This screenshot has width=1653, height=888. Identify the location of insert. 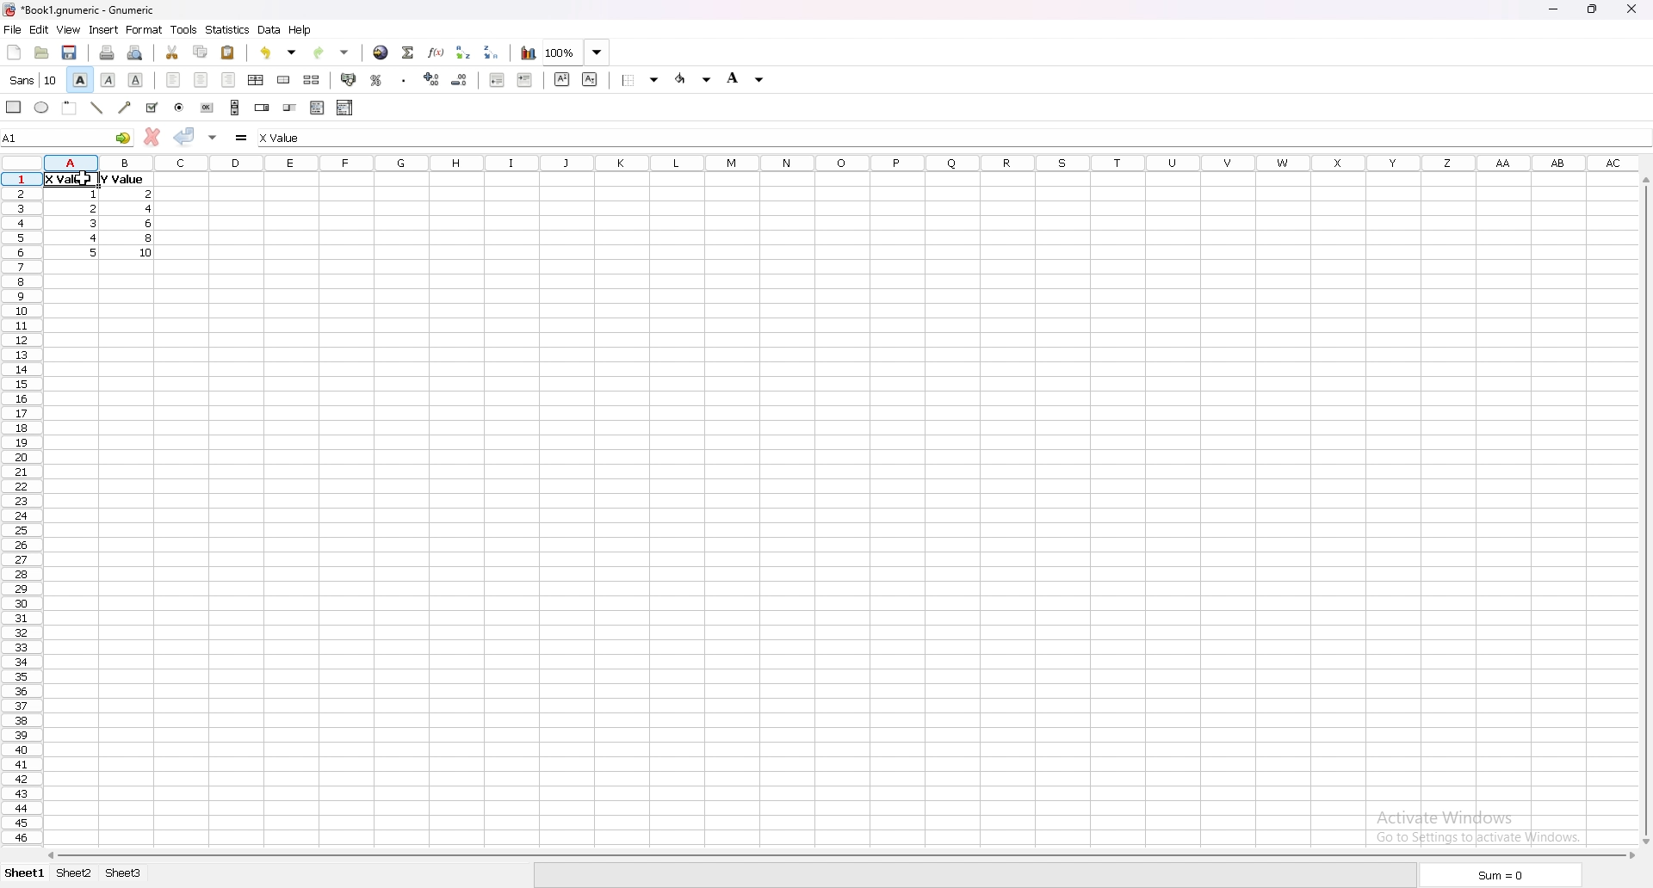
(104, 29).